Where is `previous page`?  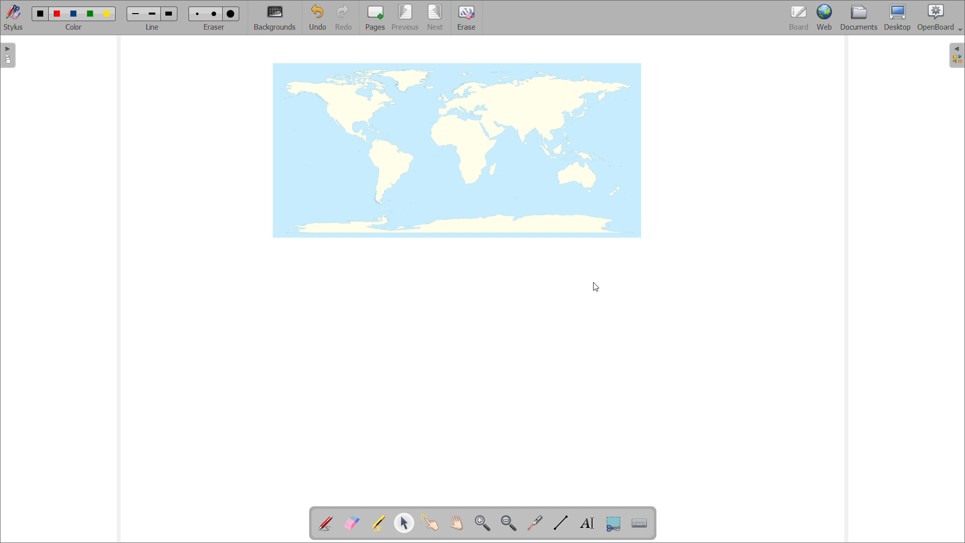
previous page is located at coordinates (405, 18).